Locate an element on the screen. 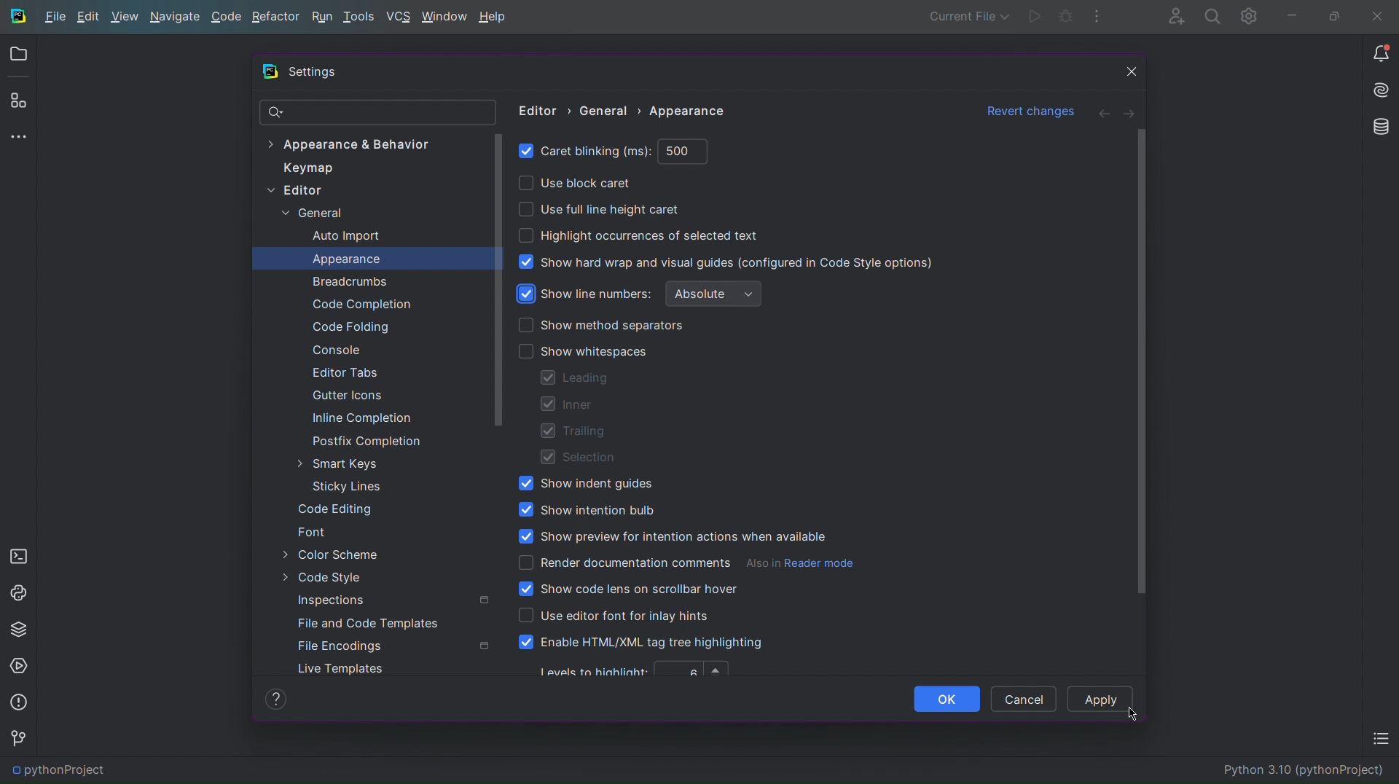 This screenshot has width=1399, height=784. Auto Import is located at coordinates (345, 237).